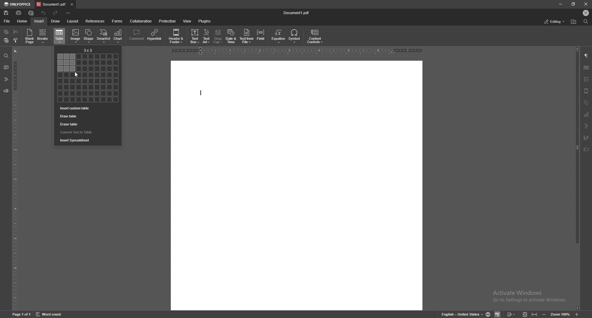 The image size is (592, 318). Describe the element at coordinates (86, 132) in the screenshot. I see `convert text to table` at that location.